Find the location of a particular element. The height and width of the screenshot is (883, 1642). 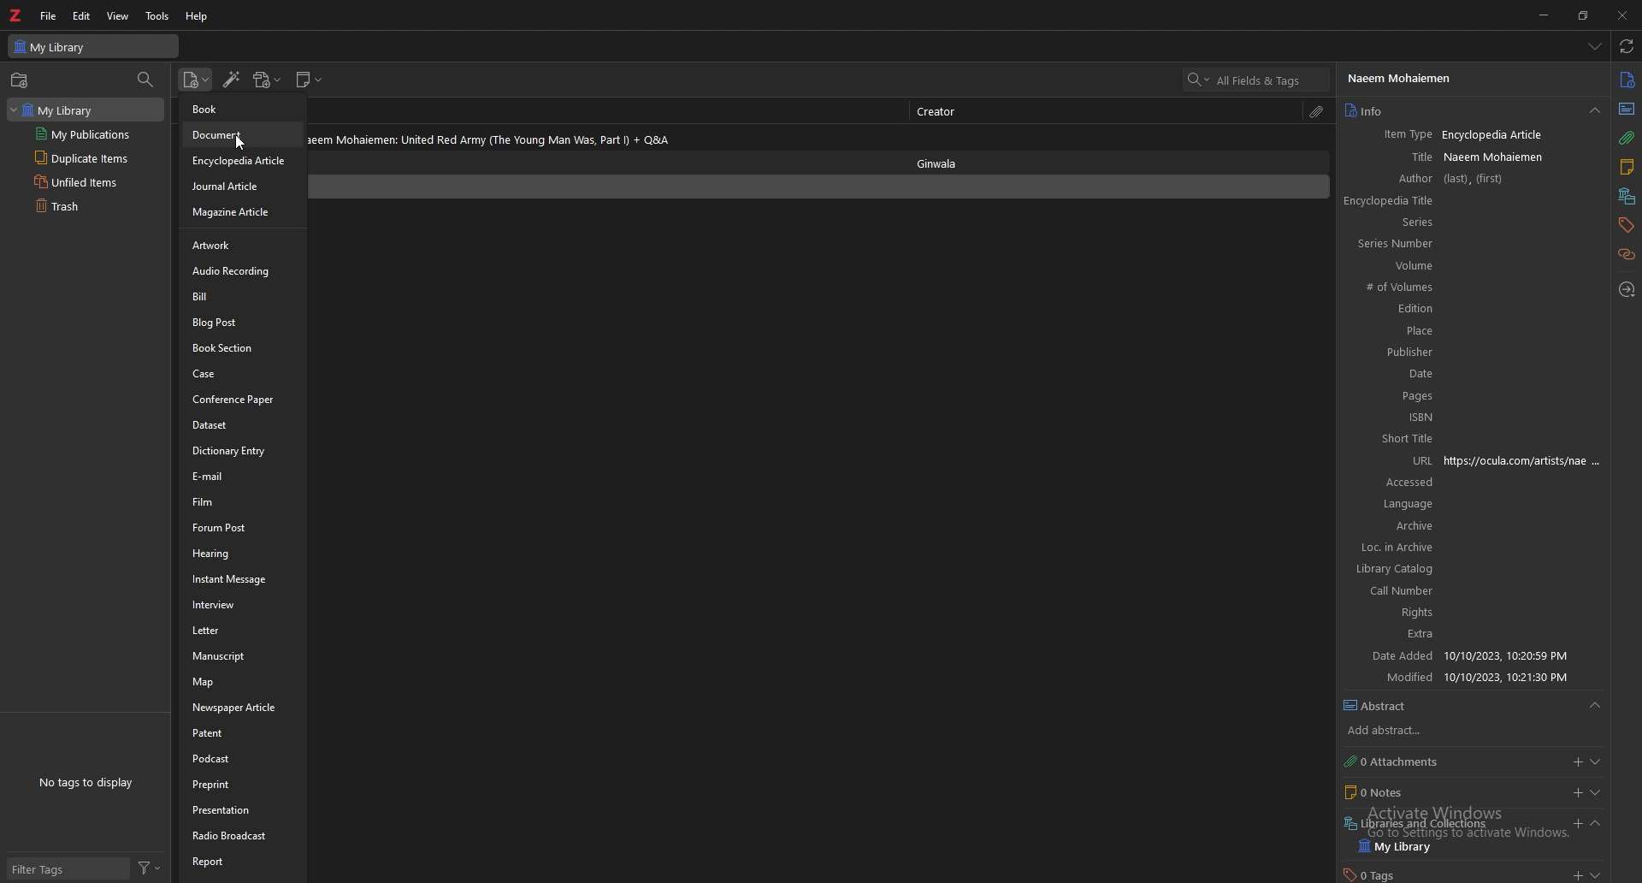

add abstract is located at coordinates (1471, 731).